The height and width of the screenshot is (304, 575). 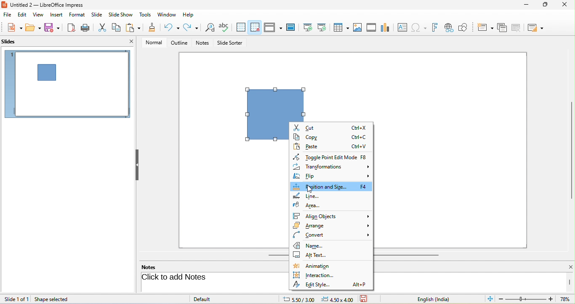 I want to click on shape selected, so click(x=275, y=103).